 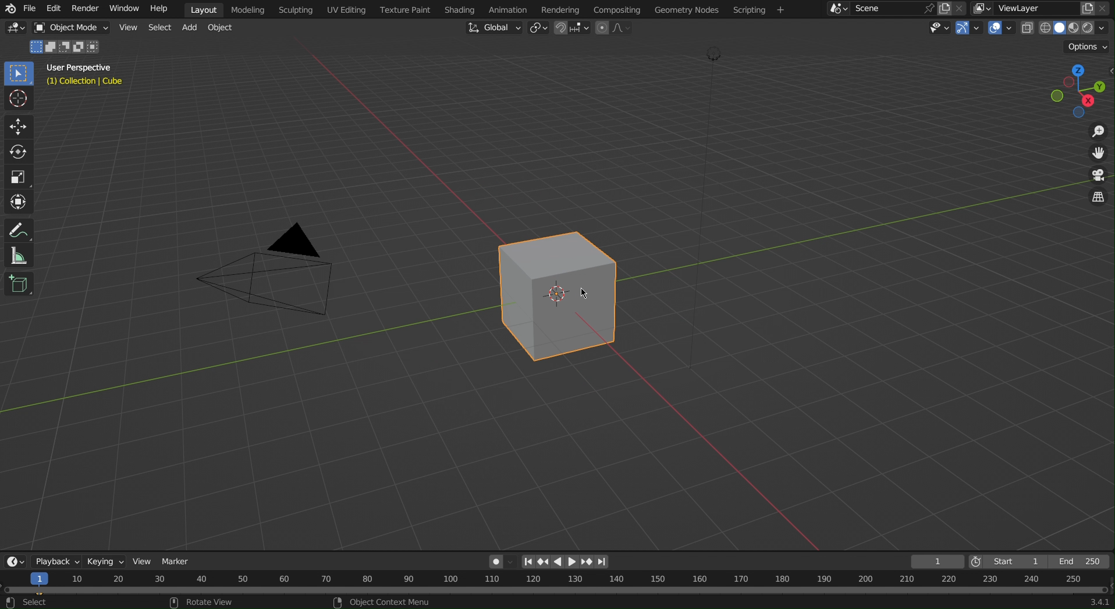 What do you see at coordinates (686, 10) in the screenshot?
I see `Geometry Nodes` at bounding box center [686, 10].